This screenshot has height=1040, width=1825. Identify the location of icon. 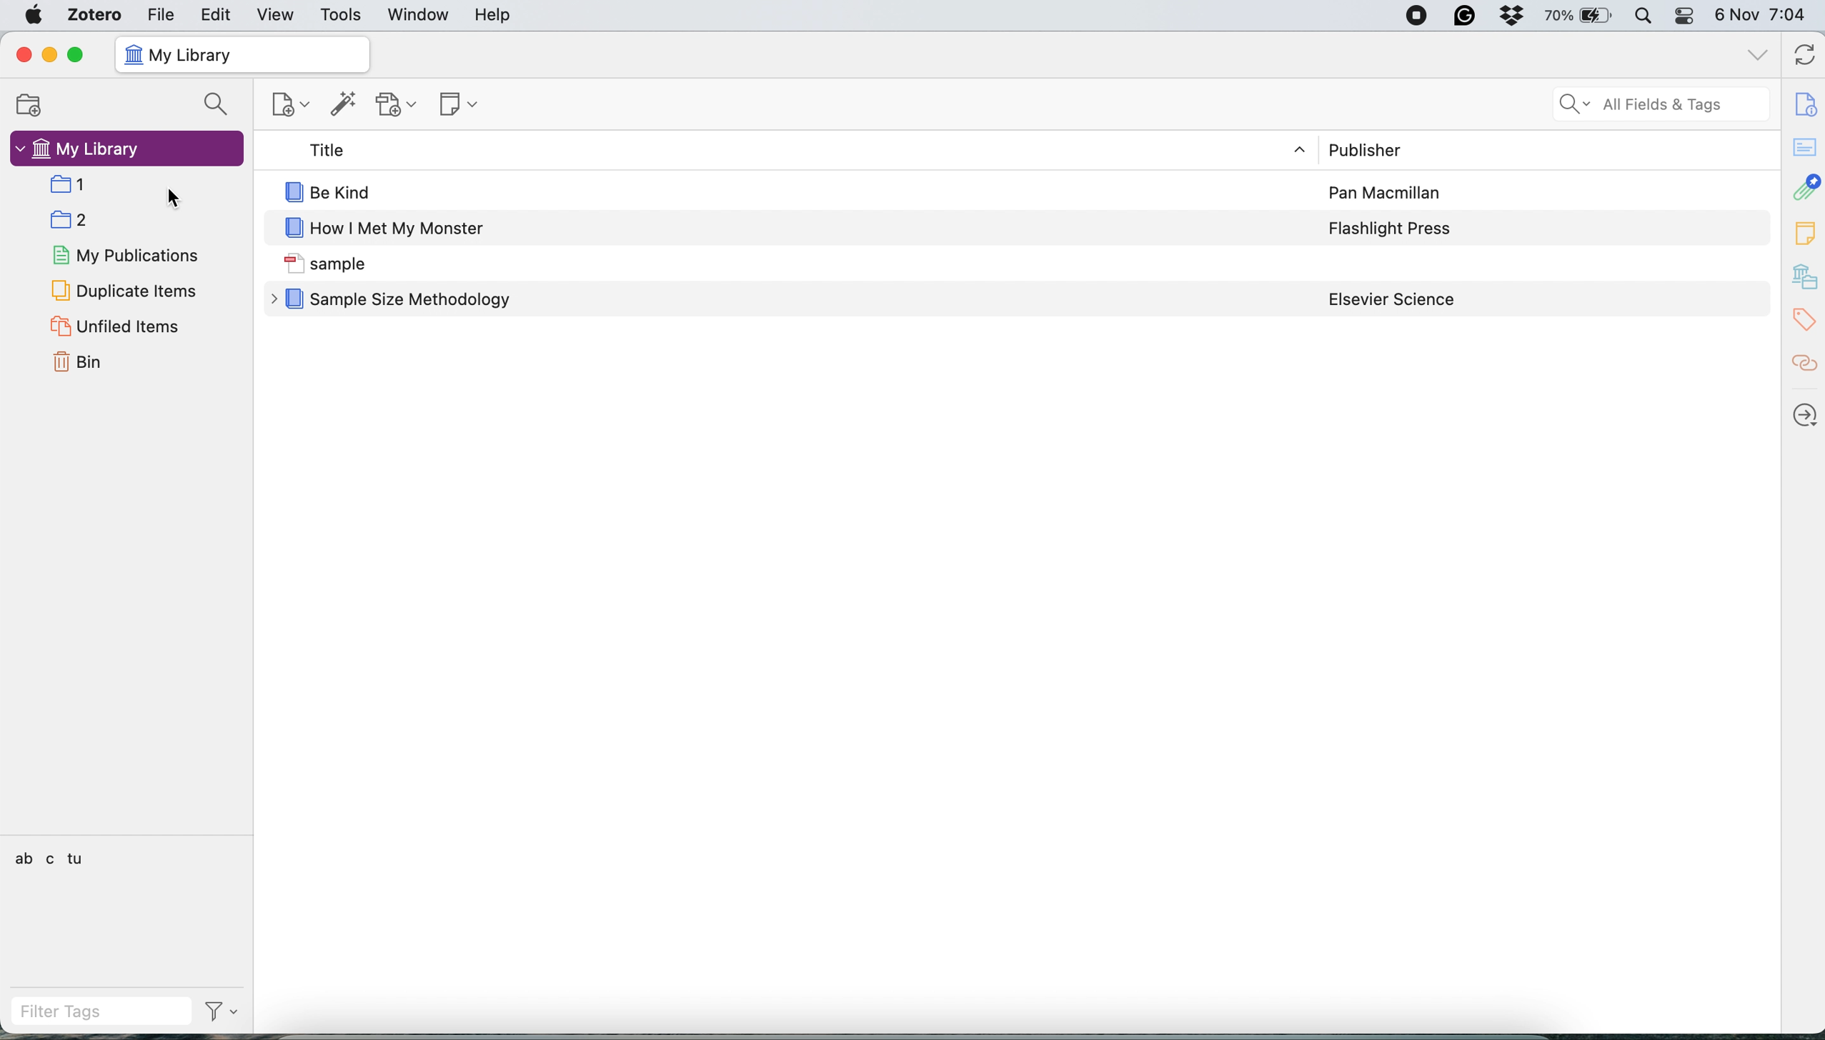
(294, 299).